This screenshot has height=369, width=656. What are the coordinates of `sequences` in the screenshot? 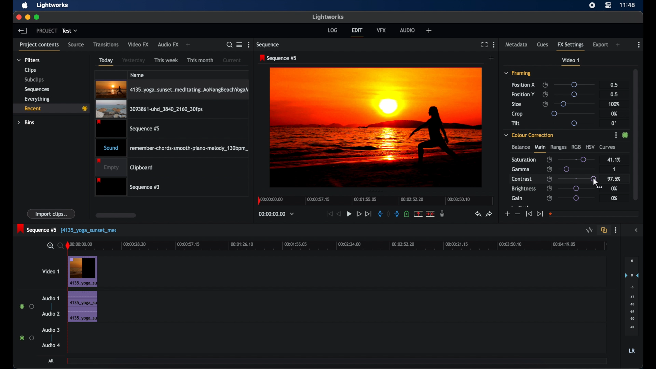 It's located at (37, 89).